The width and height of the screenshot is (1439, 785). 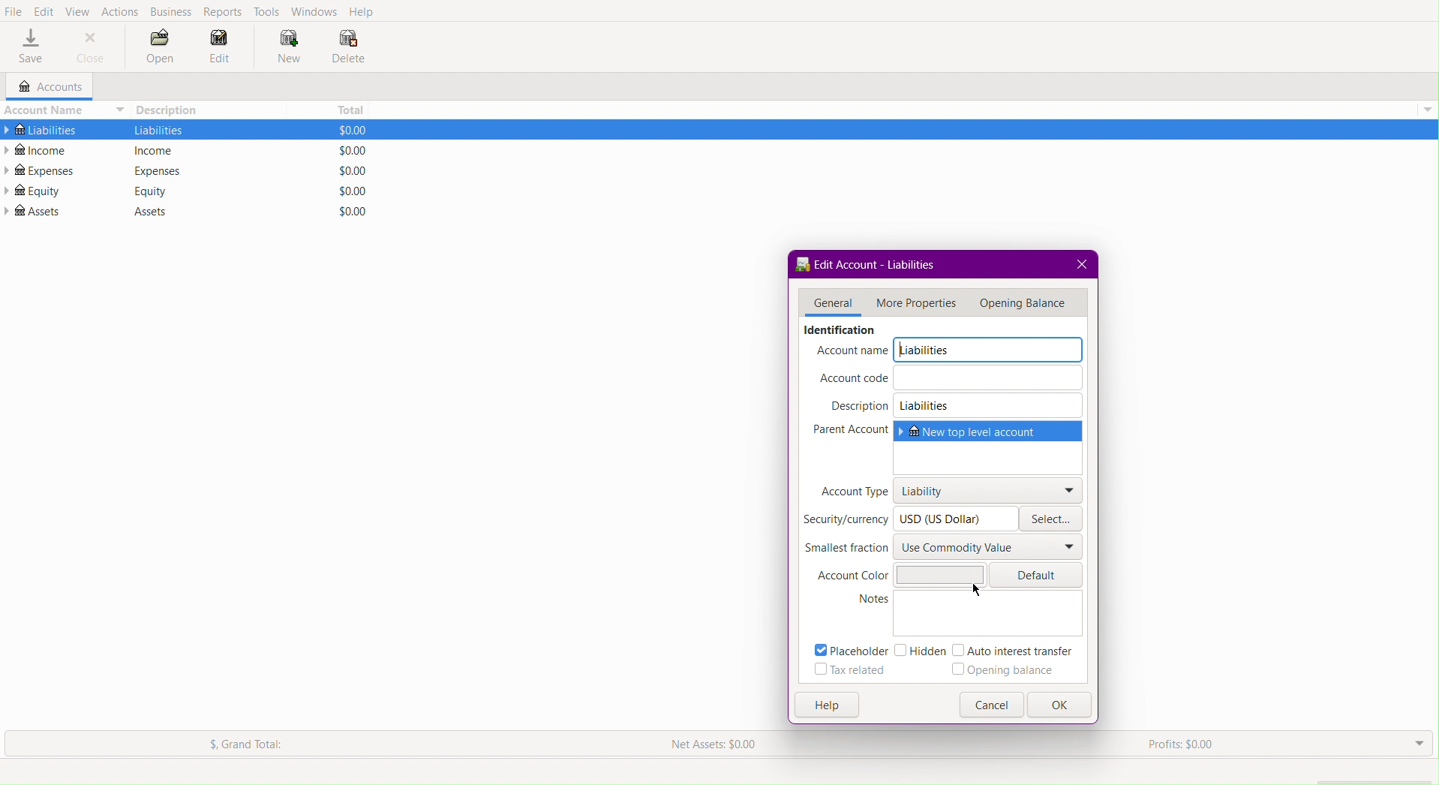 I want to click on Smallest fraction, so click(x=846, y=547).